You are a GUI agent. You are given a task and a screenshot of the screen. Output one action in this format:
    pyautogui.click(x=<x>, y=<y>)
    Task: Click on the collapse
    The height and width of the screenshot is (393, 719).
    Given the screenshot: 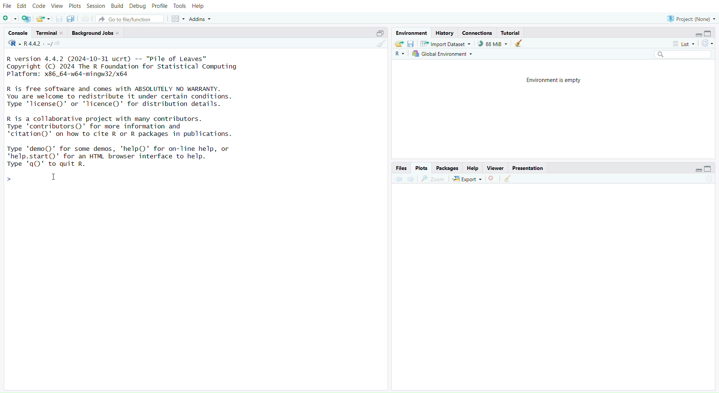 What is the action you would take?
    pyautogui.click(x=709, y=34)
    